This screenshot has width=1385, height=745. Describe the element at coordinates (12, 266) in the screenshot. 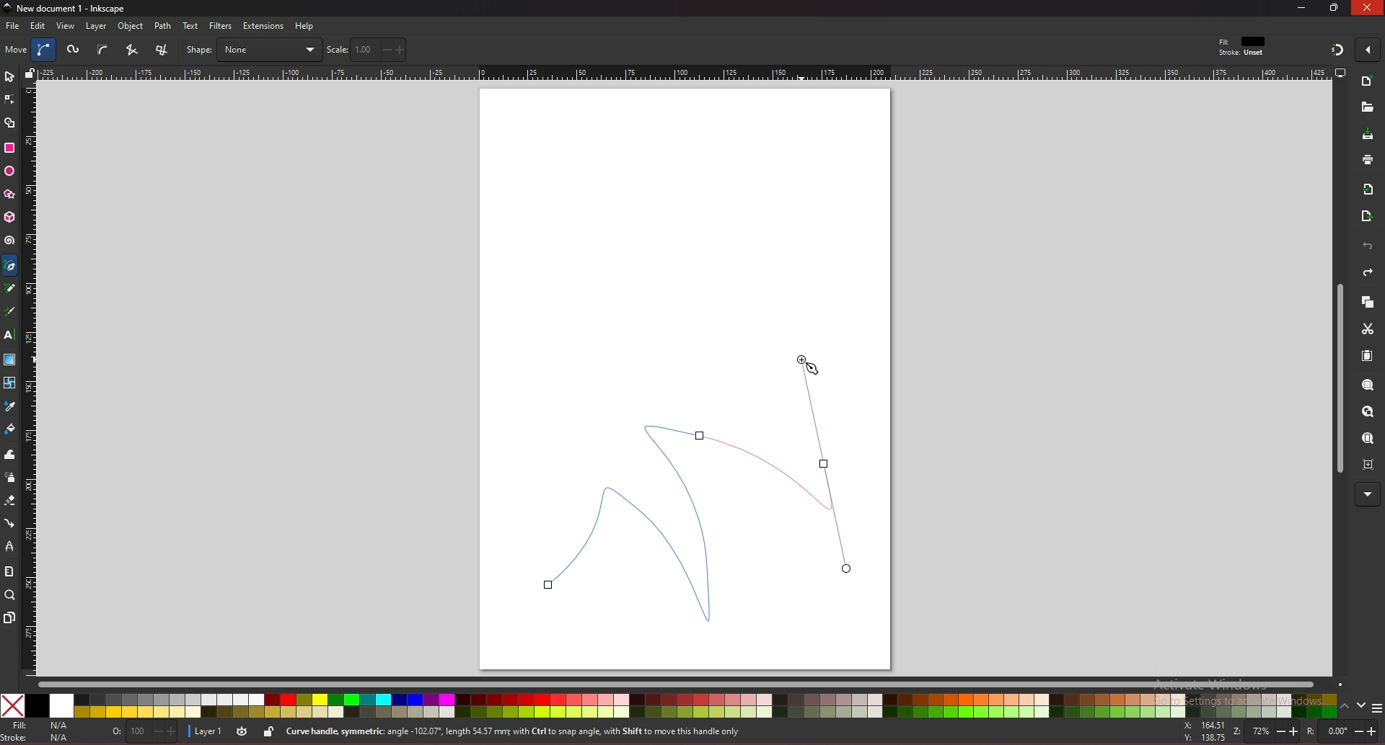

I see `pen` at that location.